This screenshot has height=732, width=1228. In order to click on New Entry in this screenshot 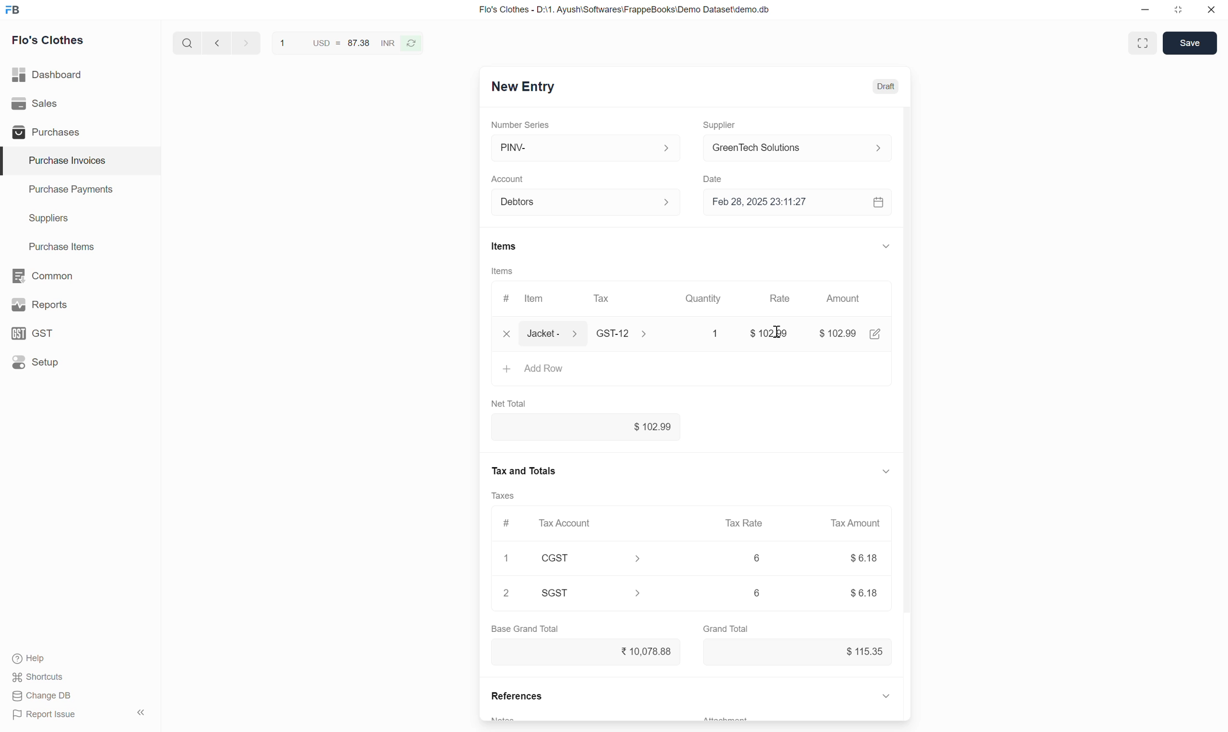, I will do `click(523, 87)`.